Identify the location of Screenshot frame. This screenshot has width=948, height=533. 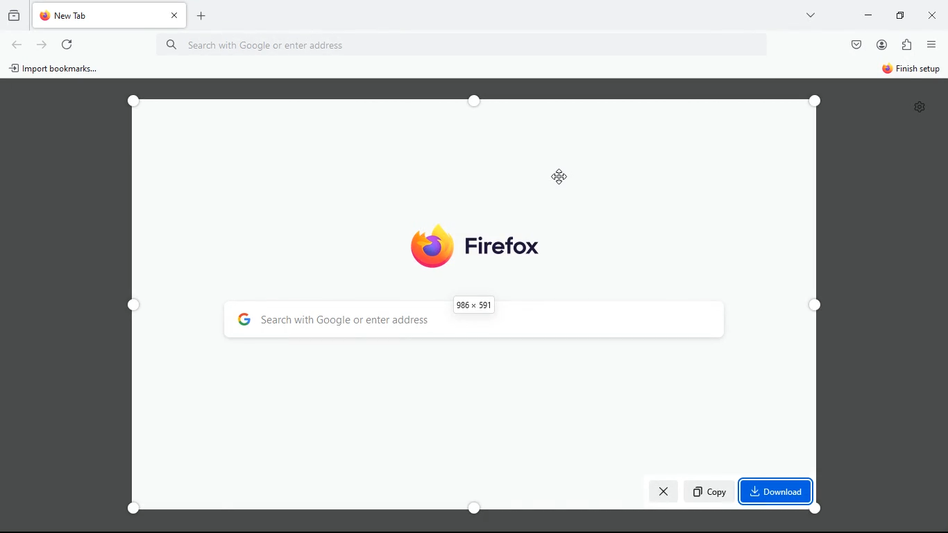
(480, 308).